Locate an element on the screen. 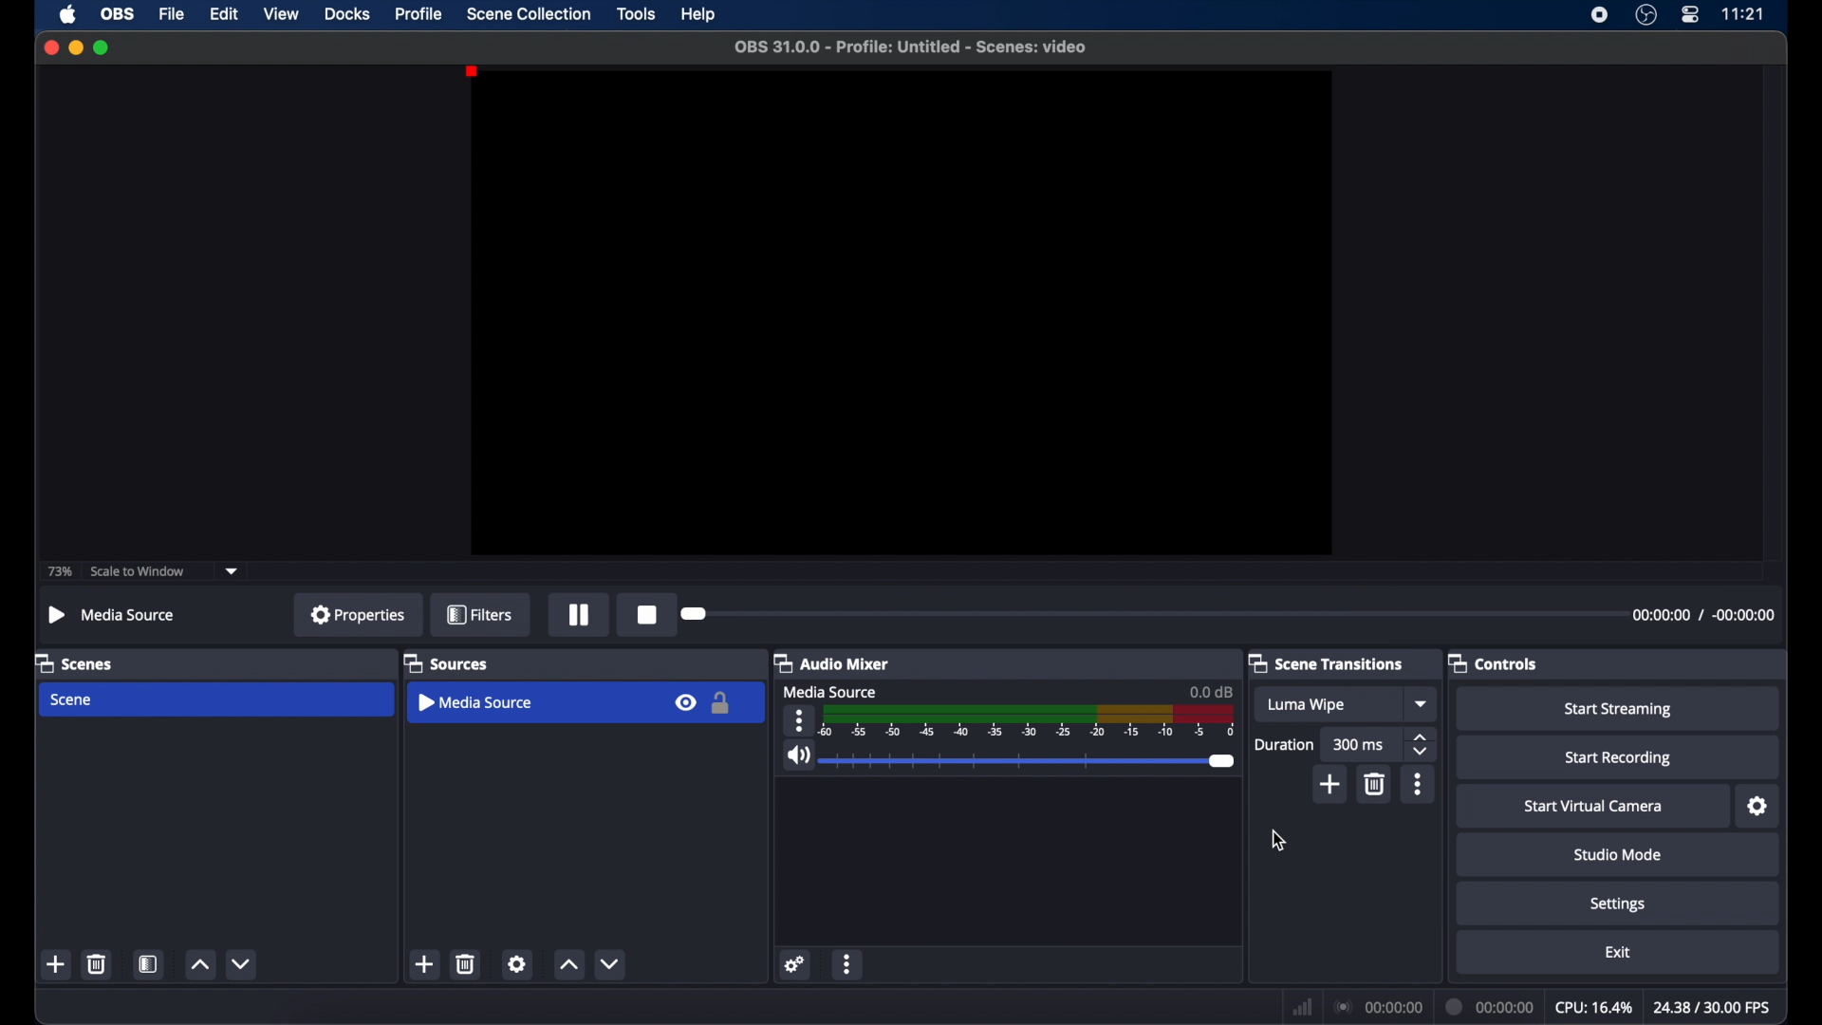 The width and height of the screenshot is (1822, 1025). audio mixer is located at coordinates (831, 662).